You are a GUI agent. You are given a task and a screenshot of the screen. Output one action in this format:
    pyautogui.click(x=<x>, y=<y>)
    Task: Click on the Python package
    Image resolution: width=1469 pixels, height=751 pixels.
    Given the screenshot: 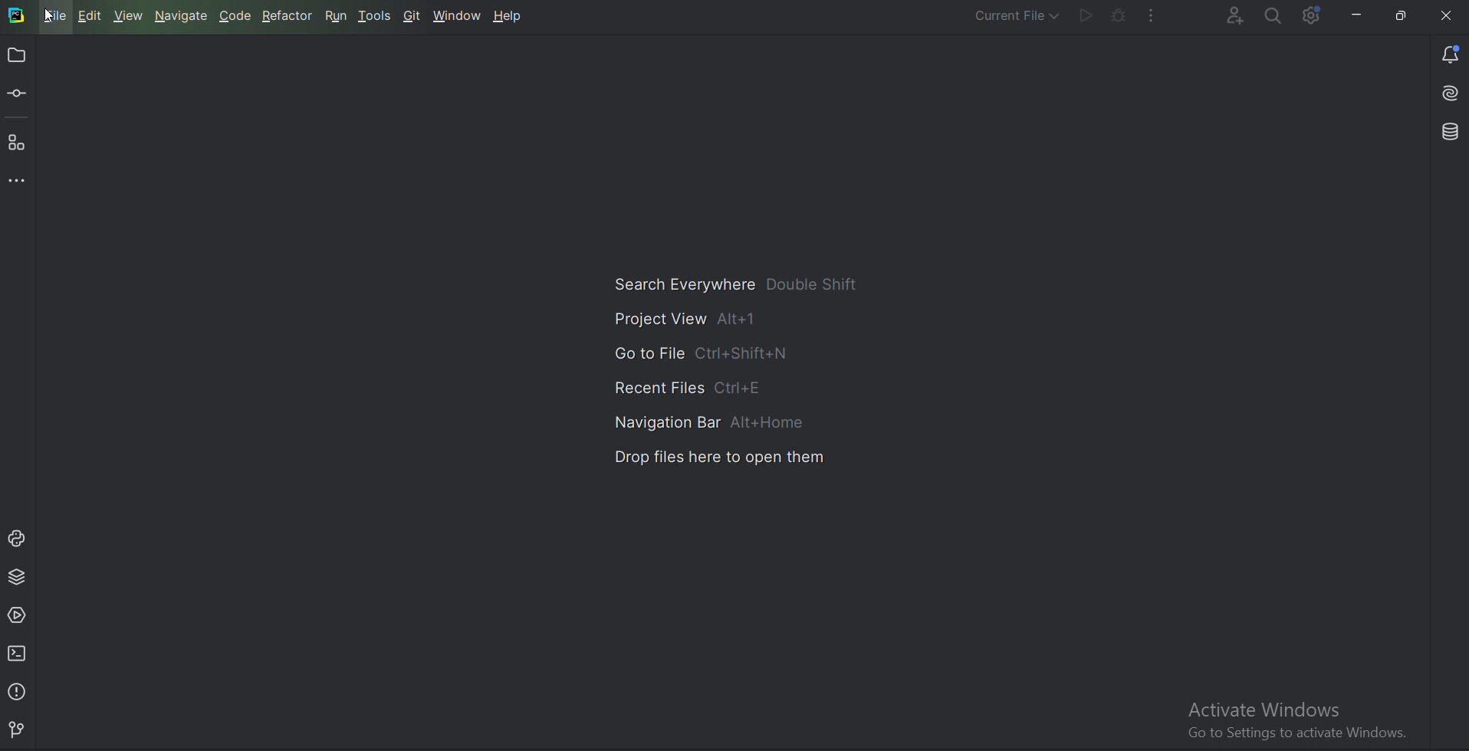 What is the action you would take?
    pyautogui.click(x=19, y=576)
    